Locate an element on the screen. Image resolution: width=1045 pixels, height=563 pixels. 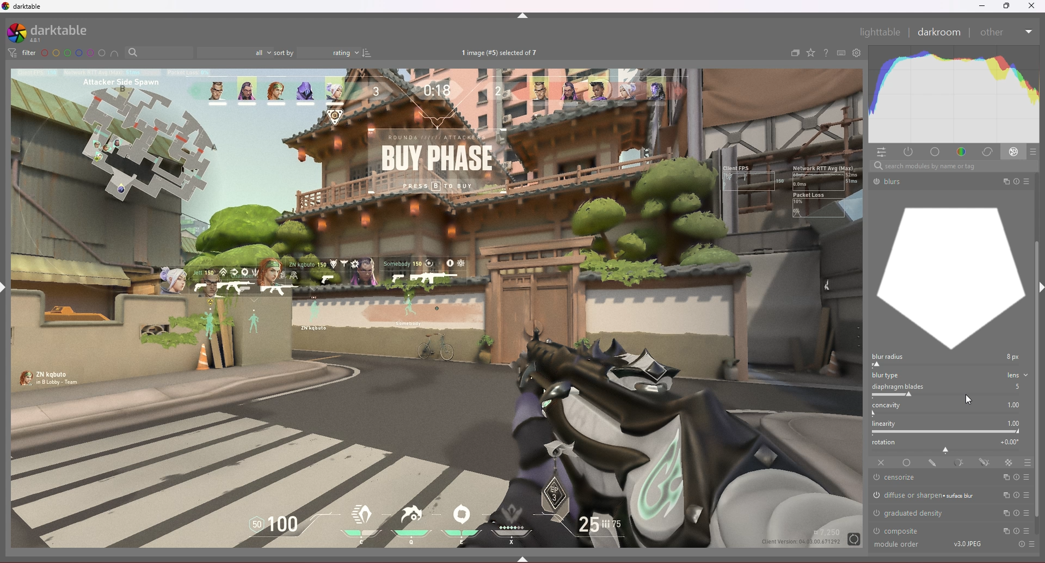
minimize is located at coordinates (982, 7).